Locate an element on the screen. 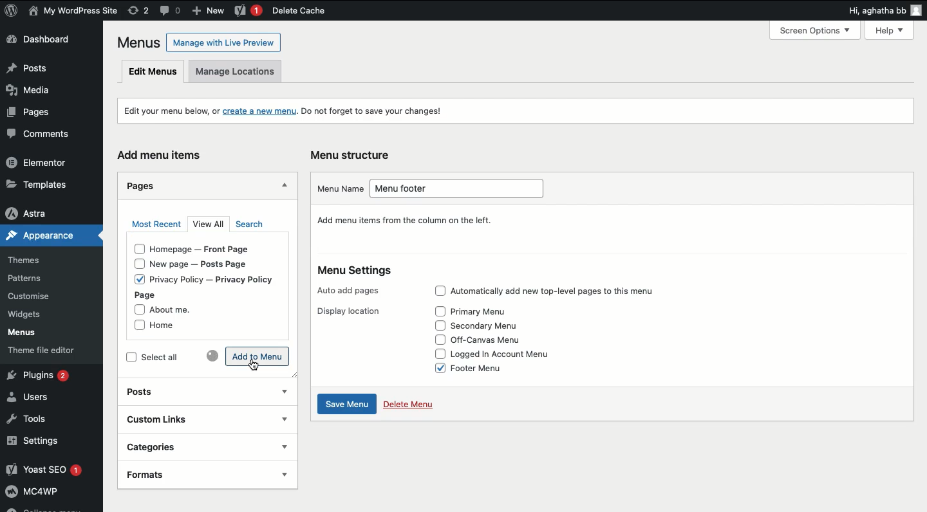 The width and height of the screenshot is (927, 512). Manage with Live Preview is located at coordinates (223, 42).